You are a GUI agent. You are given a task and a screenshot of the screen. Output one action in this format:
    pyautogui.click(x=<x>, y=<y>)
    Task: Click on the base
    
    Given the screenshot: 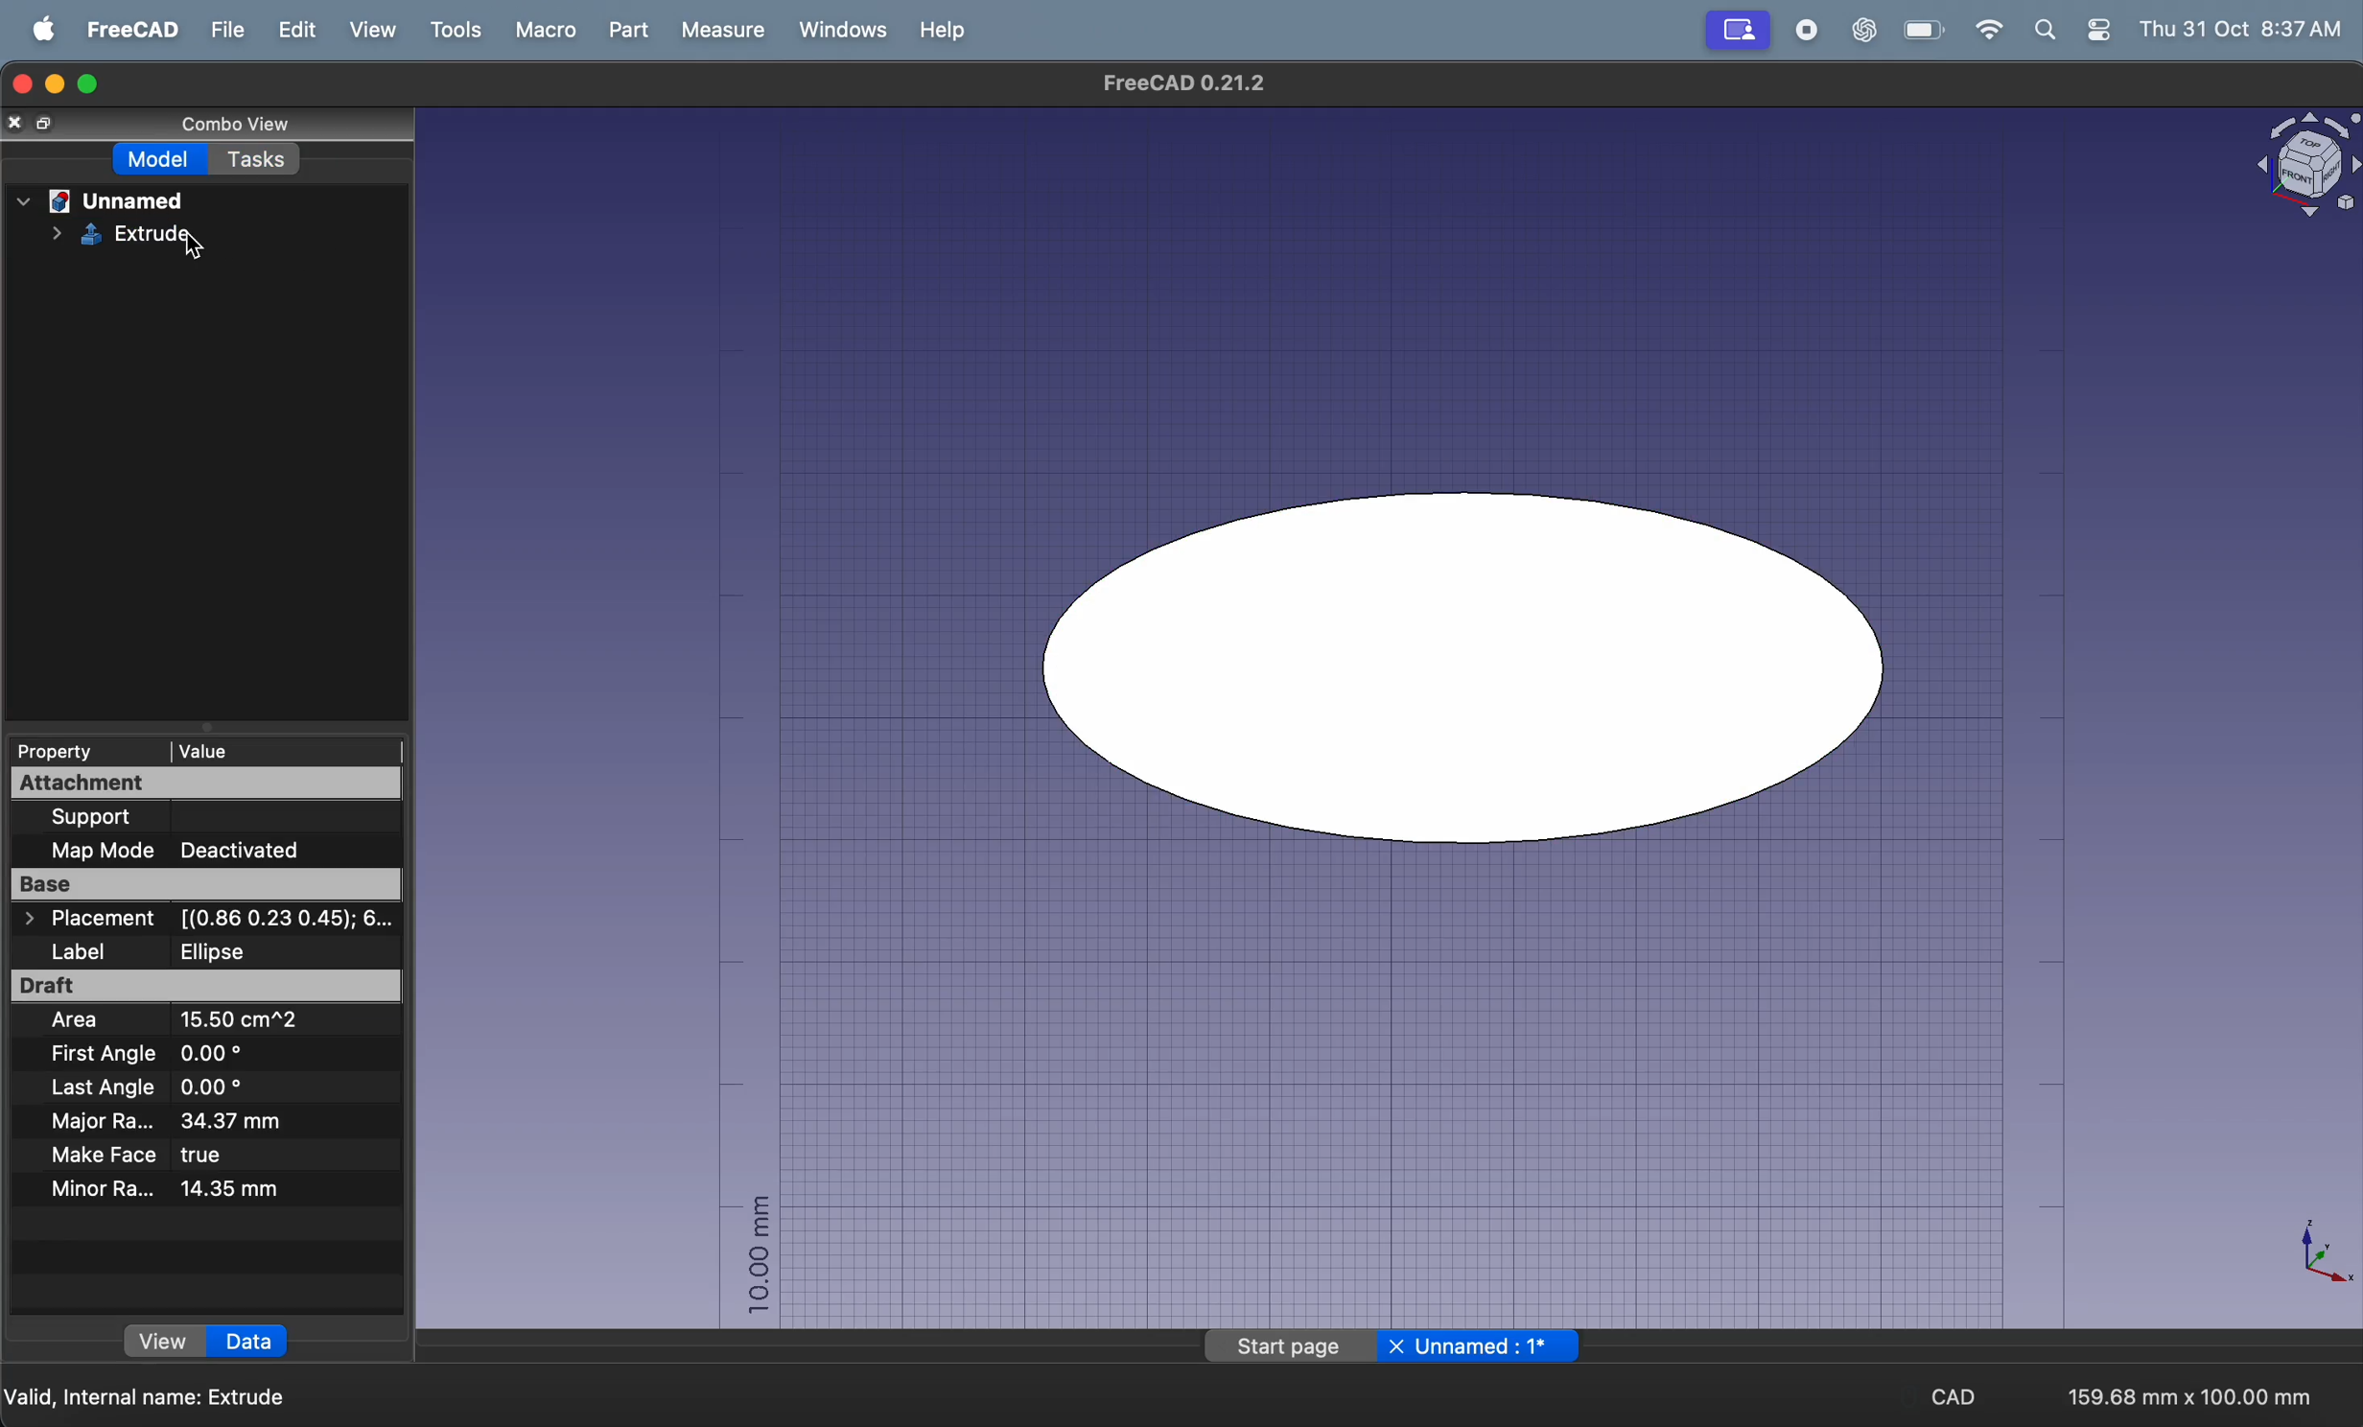 What is the action you would take?
    pyautogui.click(x=210, y=886)
    